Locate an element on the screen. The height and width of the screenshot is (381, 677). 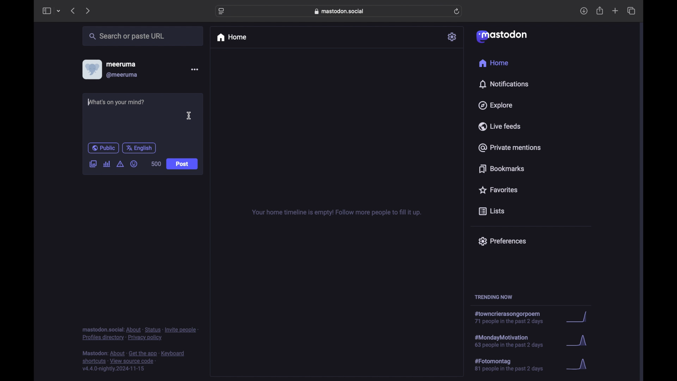
what's on your mind? is located at coordinates (117, 102).